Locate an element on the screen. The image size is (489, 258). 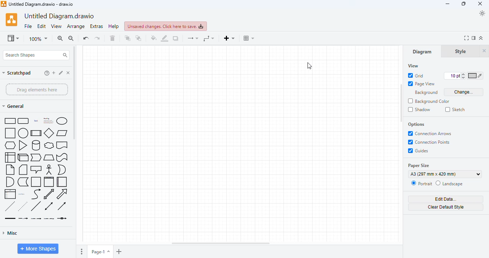
scratchpad is located at coordinates (17, 73).